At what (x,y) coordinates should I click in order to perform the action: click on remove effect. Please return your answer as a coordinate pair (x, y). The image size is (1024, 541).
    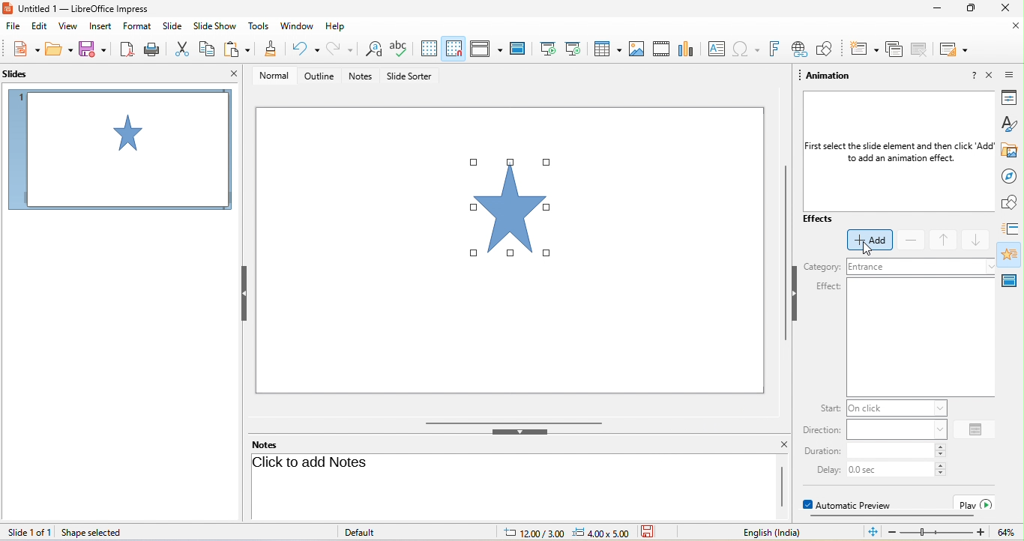
    Looking at the image, I should click on (912, 239).